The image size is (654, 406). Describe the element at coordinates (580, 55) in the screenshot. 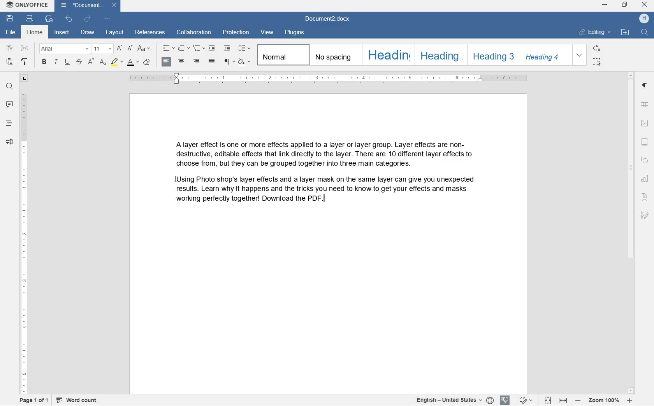

I see `EXPAND FORMATTING STYLE` at that location.